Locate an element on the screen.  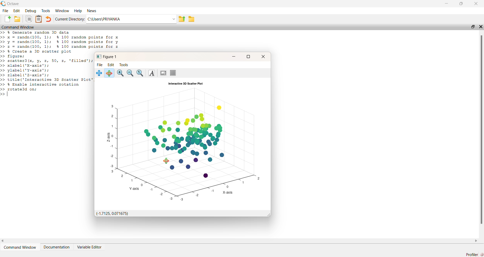
File is located at coordinates (100, 65).